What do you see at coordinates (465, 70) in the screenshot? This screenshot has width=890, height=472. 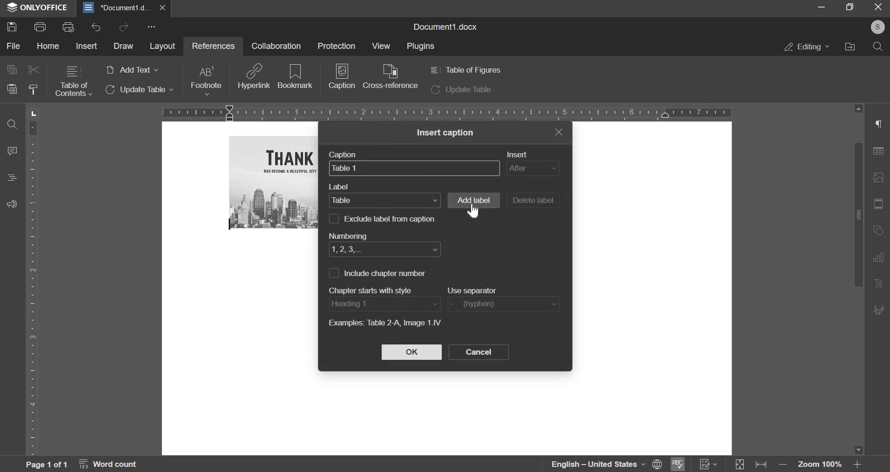 I see `table of figures` at bounding box center [465, 70].